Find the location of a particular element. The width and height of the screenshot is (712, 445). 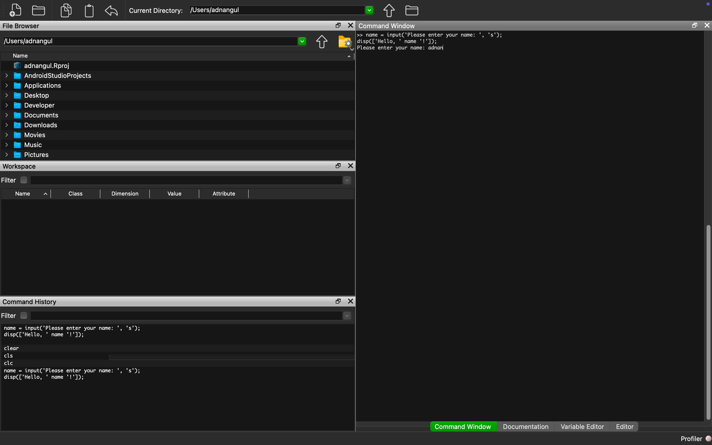

close is located at coordinates (351, 301).